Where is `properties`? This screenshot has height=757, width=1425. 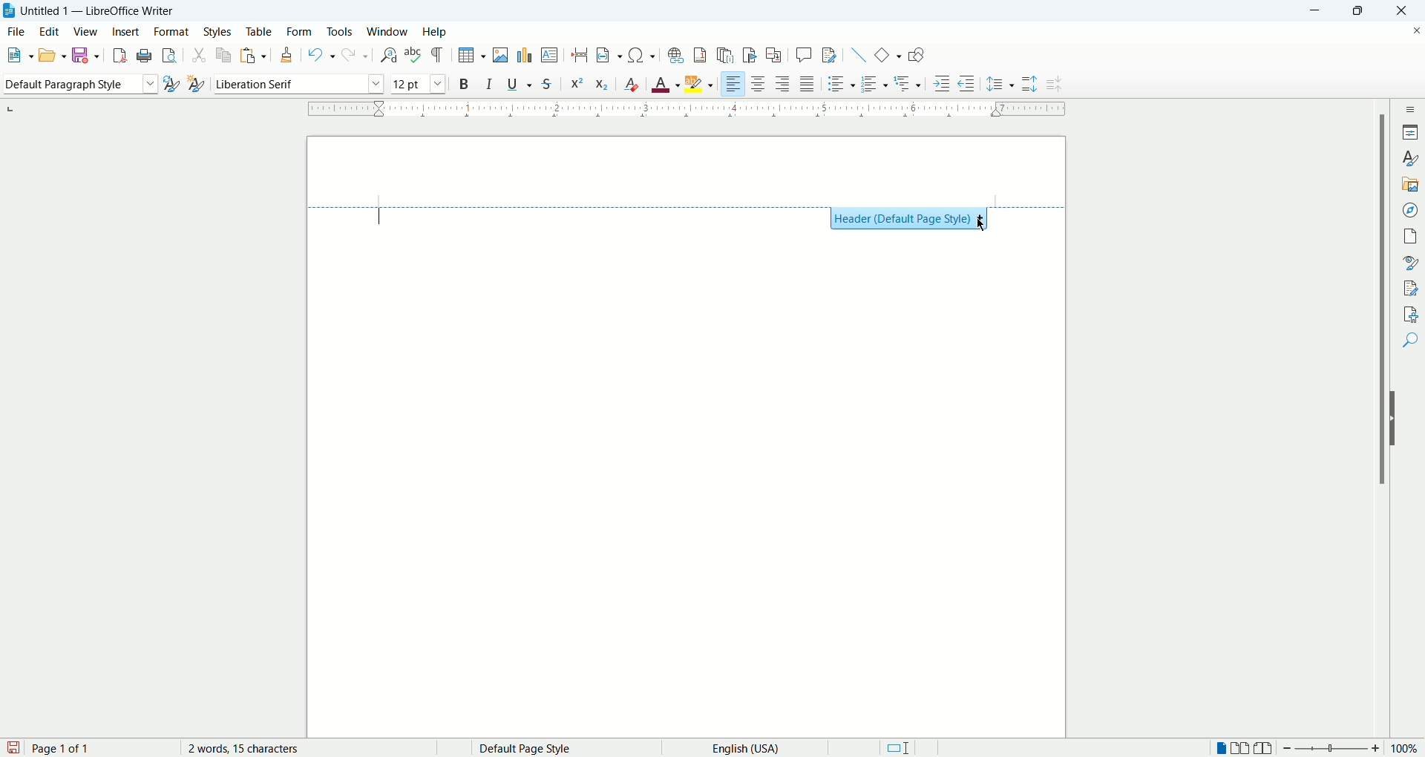
properties is located at coordinates (1411, 131).